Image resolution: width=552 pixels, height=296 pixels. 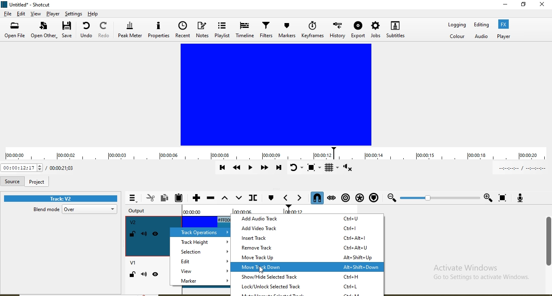 I want to click on Append, so click(x=196, y=198).